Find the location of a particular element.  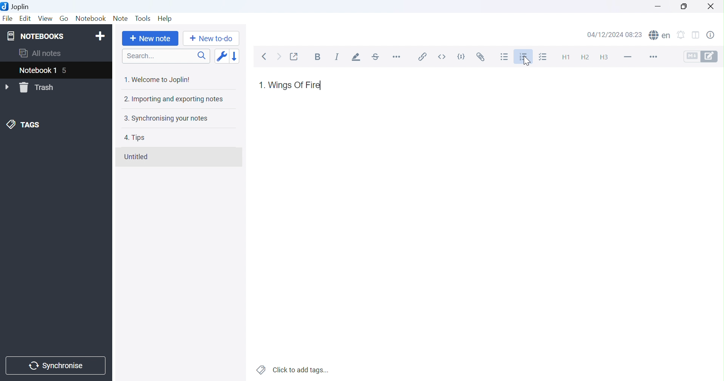

Insert / edit link is located at coordinates (421, 57).